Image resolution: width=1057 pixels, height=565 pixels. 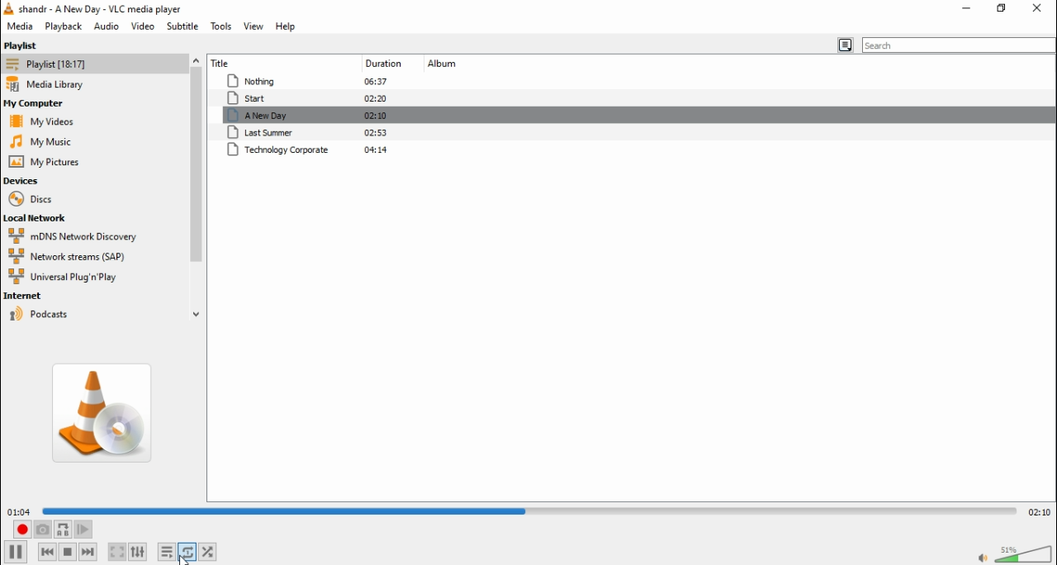 What do you see at coordinates (220, 26) in the screenshot?
I see `tools` at bounding box center [220, 26].